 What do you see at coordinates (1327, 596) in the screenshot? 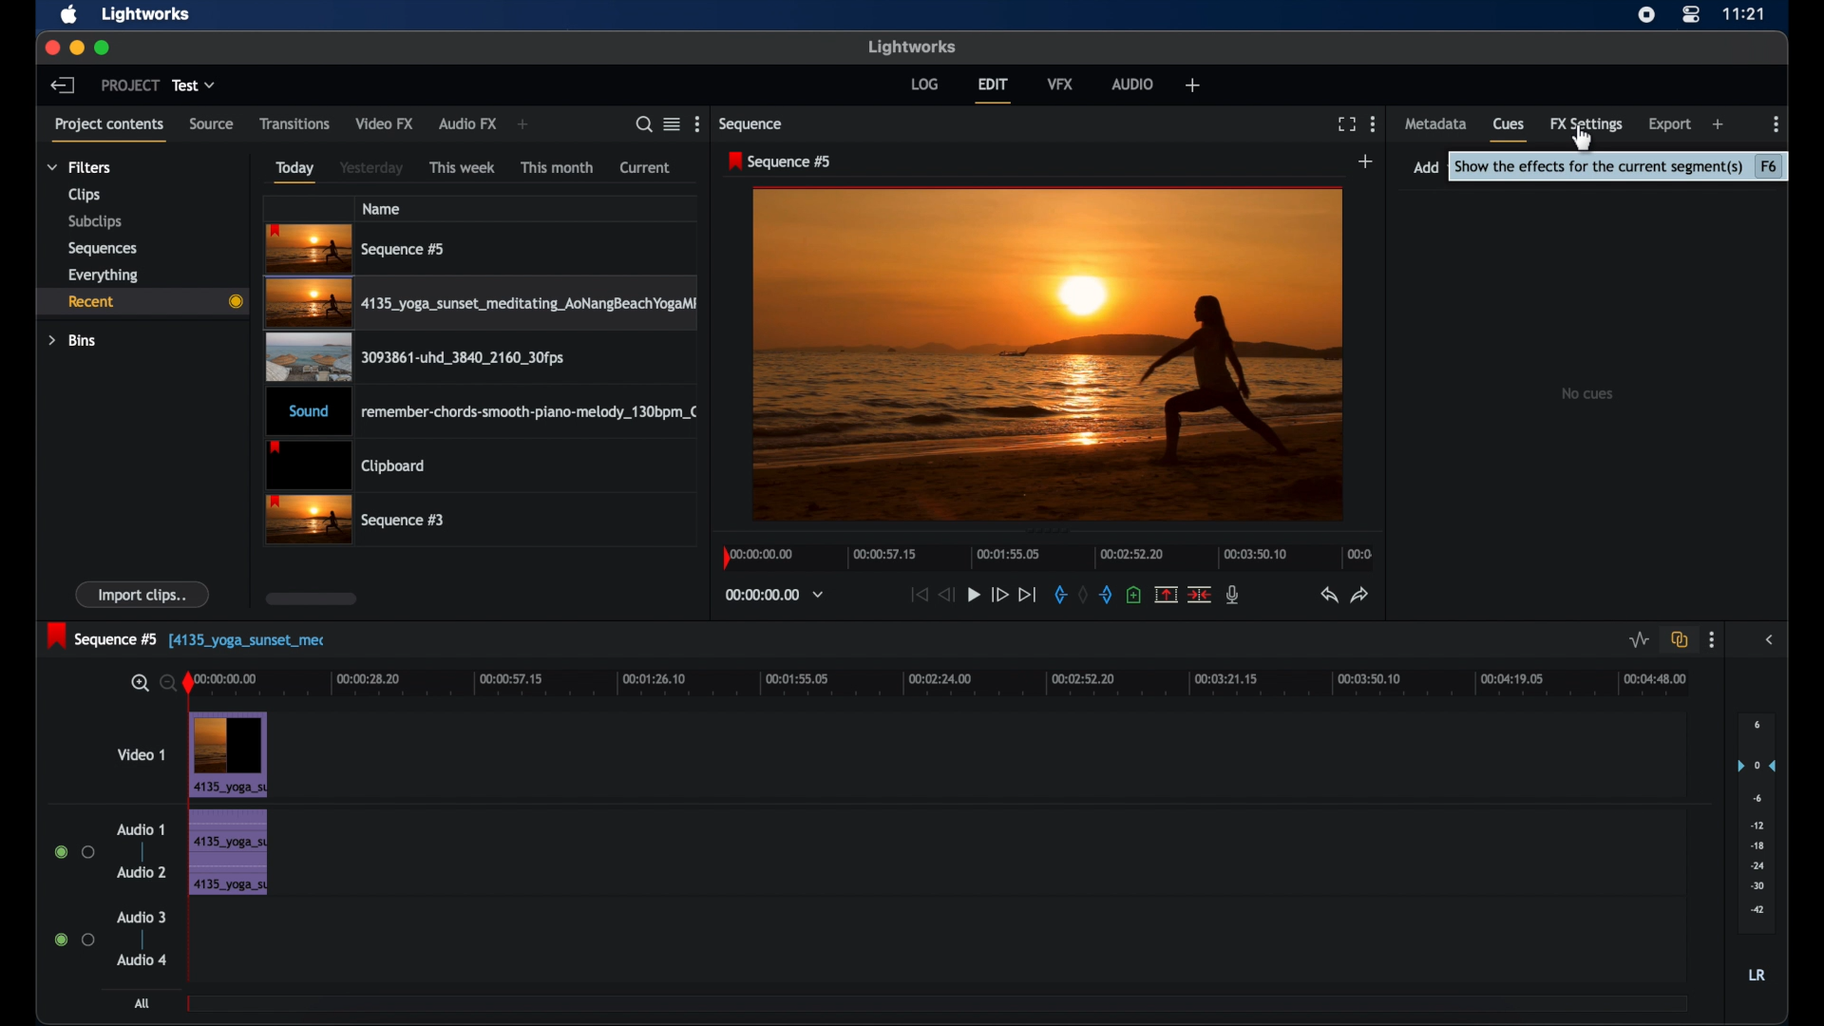
I see `undo` at bounding box center [1327, 596].